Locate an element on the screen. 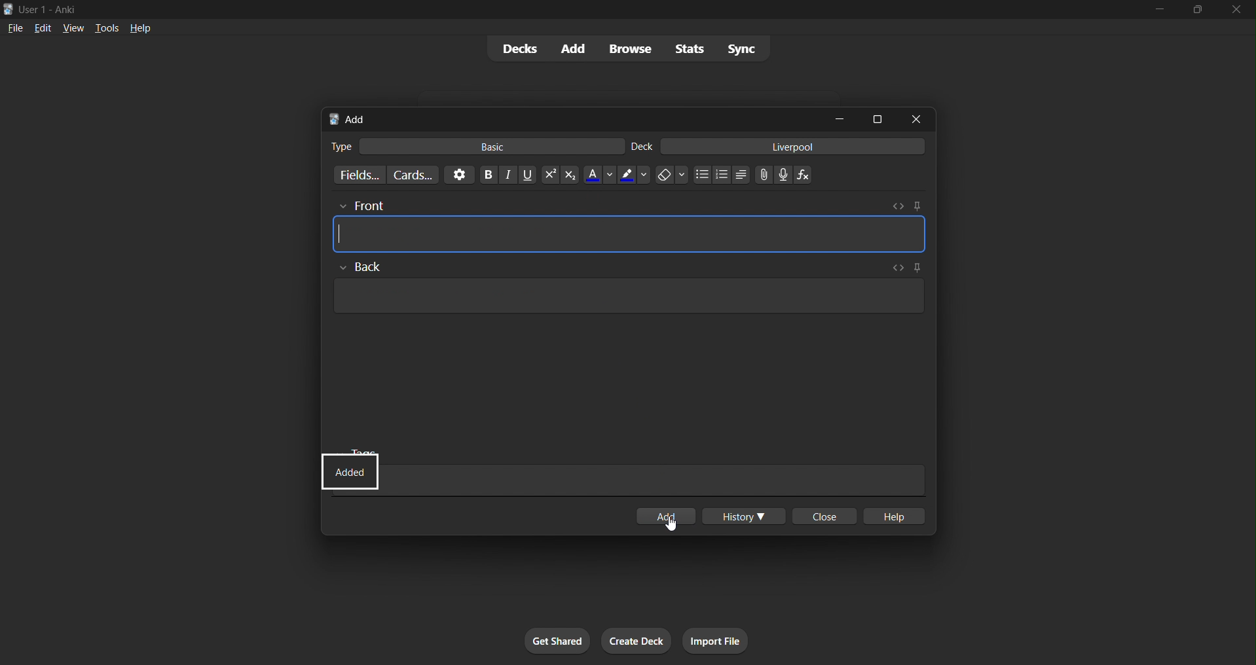 The height and width of the screenshot is (665, 1256). options is located at coordinates (458, 174).